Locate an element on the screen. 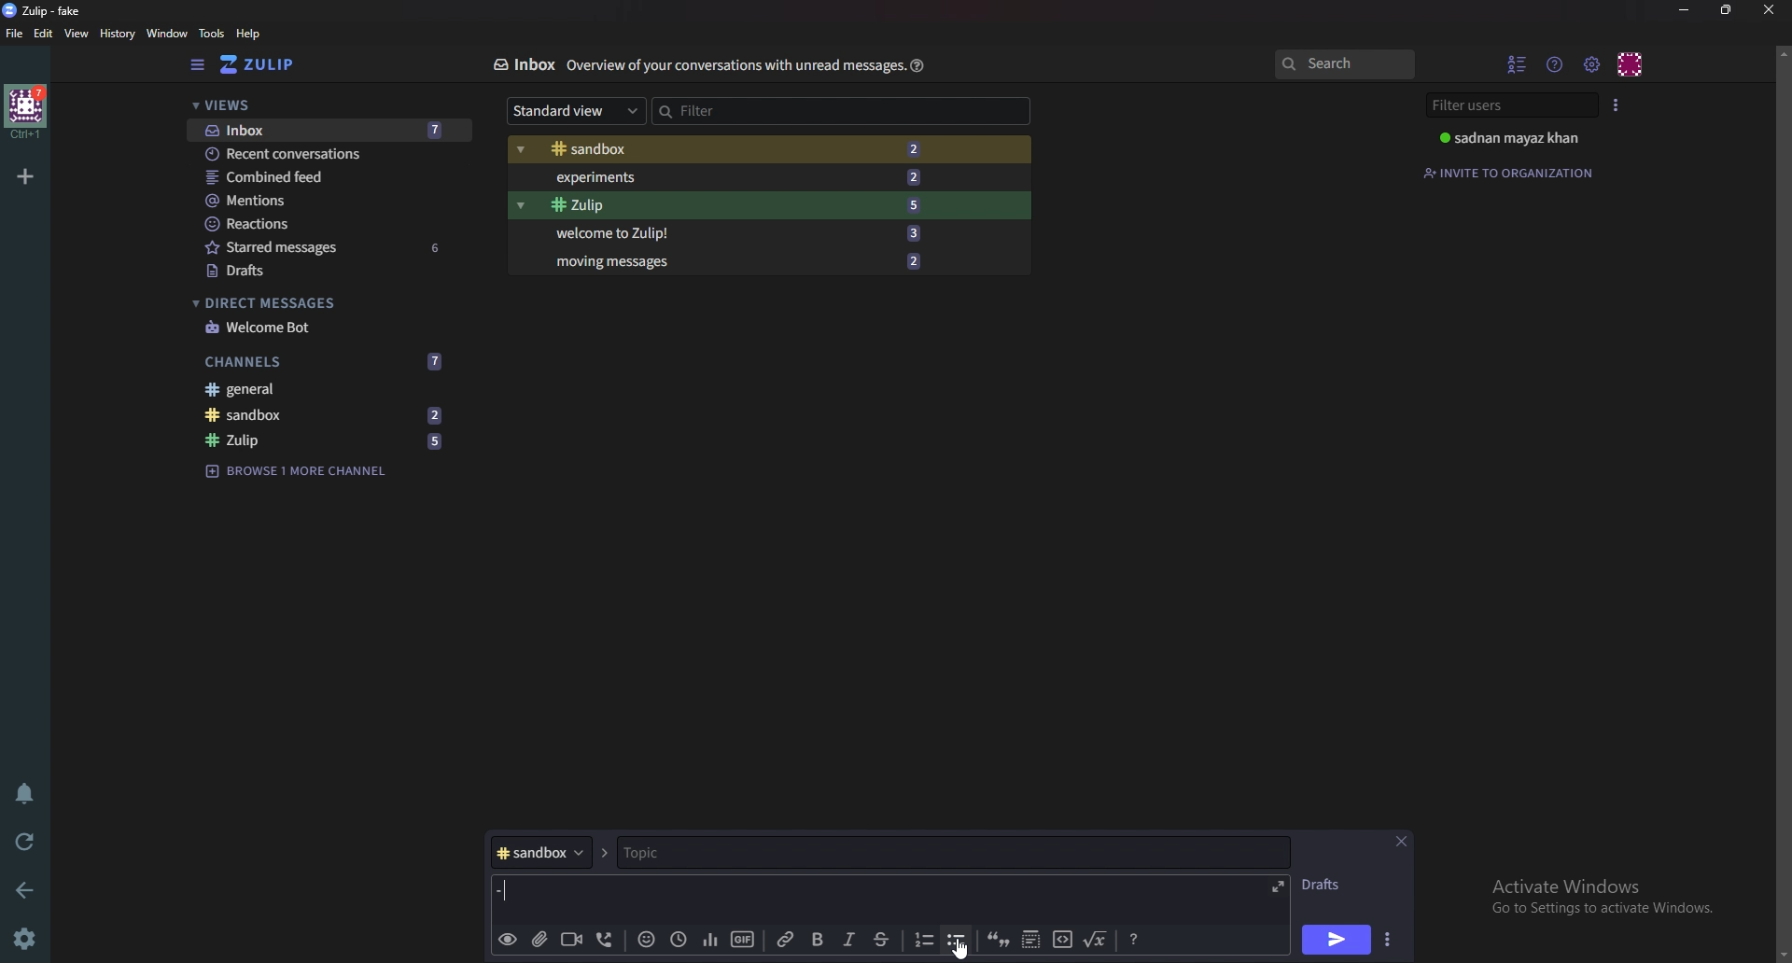 Image resolution: width=1792 pixels, height=963 pixels. link is located at coordinates (789, 940).